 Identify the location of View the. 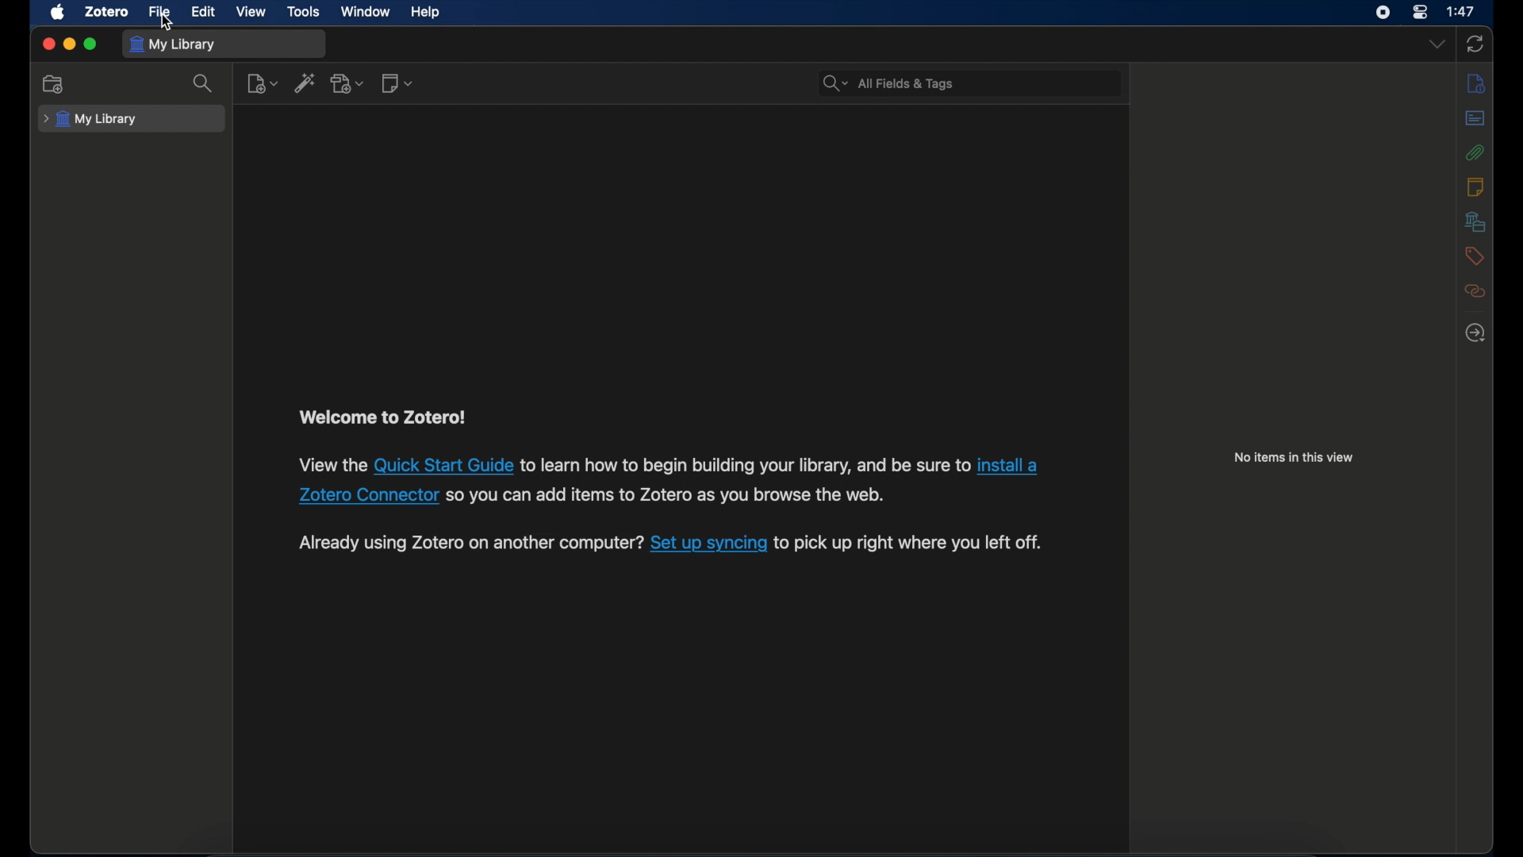
(332, 464).